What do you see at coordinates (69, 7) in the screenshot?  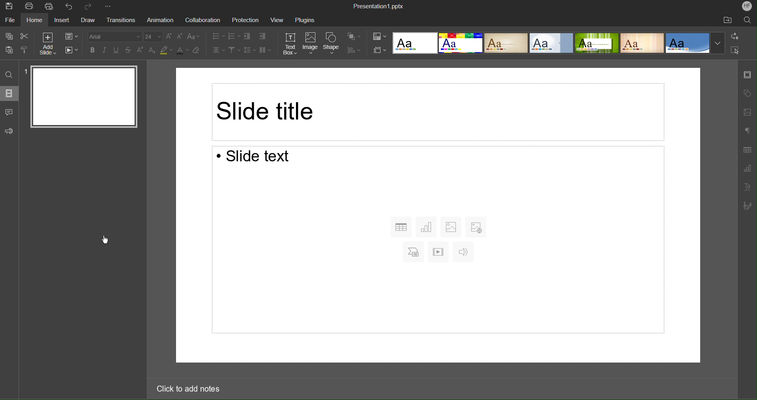 I see `Undo` at bounding box center [69, 7].